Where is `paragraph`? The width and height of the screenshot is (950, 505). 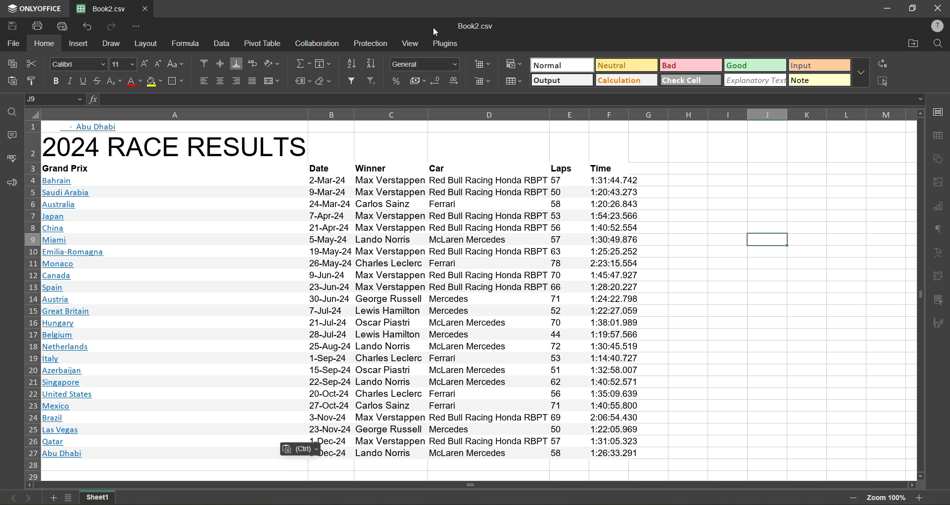 paragraph is located at coordinates (938, 231).